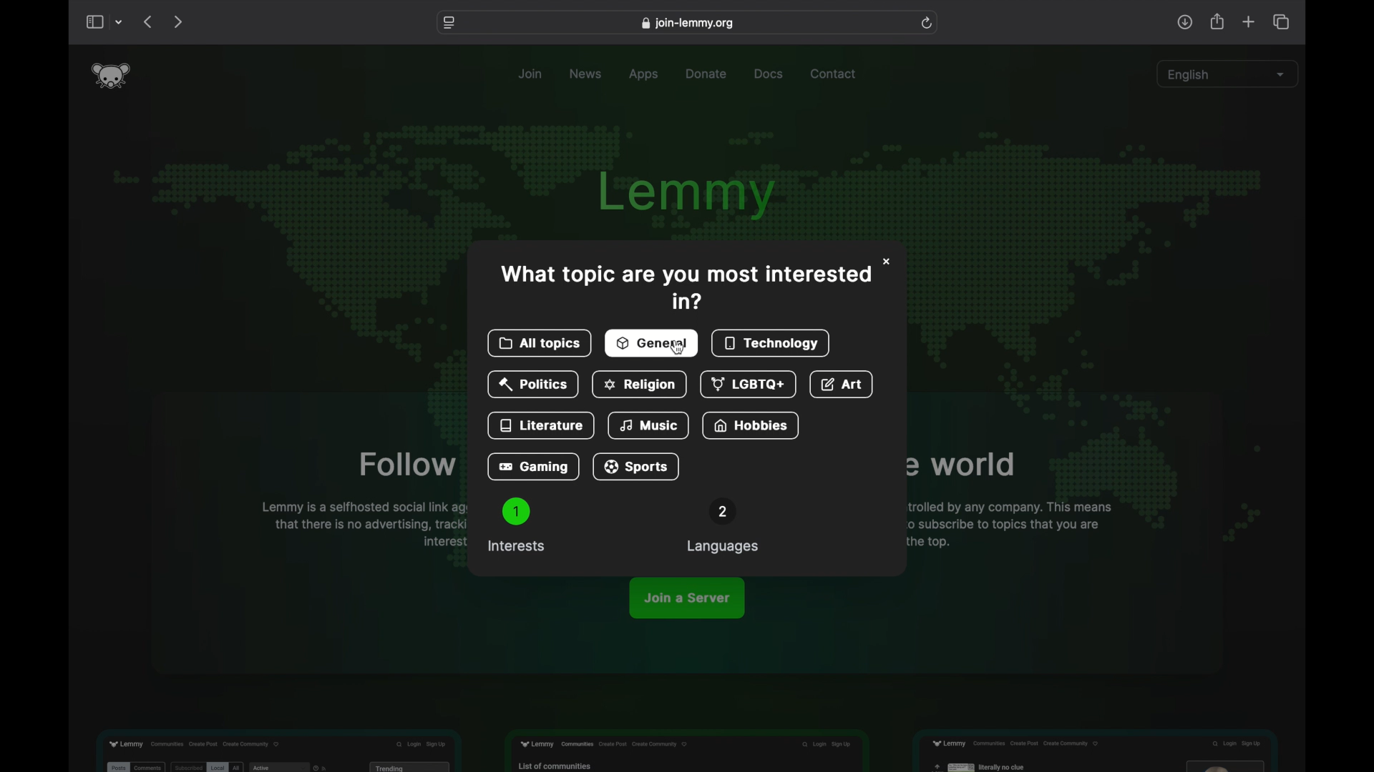 The width and height of the screenshot is (1374, 772). Describe the element at coordinates (751, 425) in the screenshot. I see `hobbies` at that location.